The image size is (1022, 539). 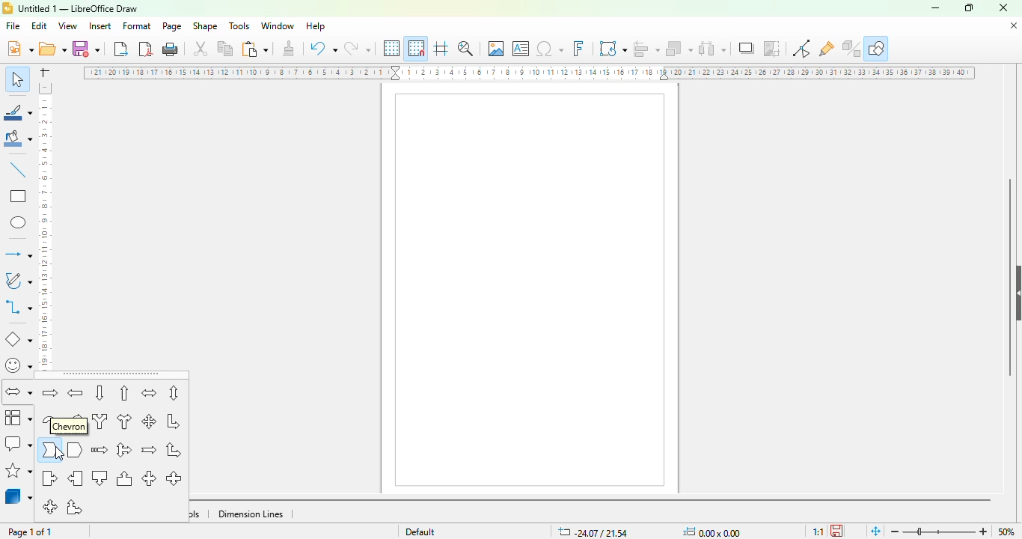 I want to click on shape, so click(x=205, y=25).